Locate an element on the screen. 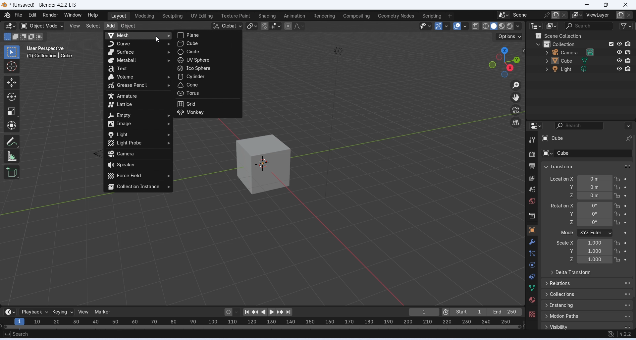 The image size is (636, 340). circle is located at coordinates (208, 52).